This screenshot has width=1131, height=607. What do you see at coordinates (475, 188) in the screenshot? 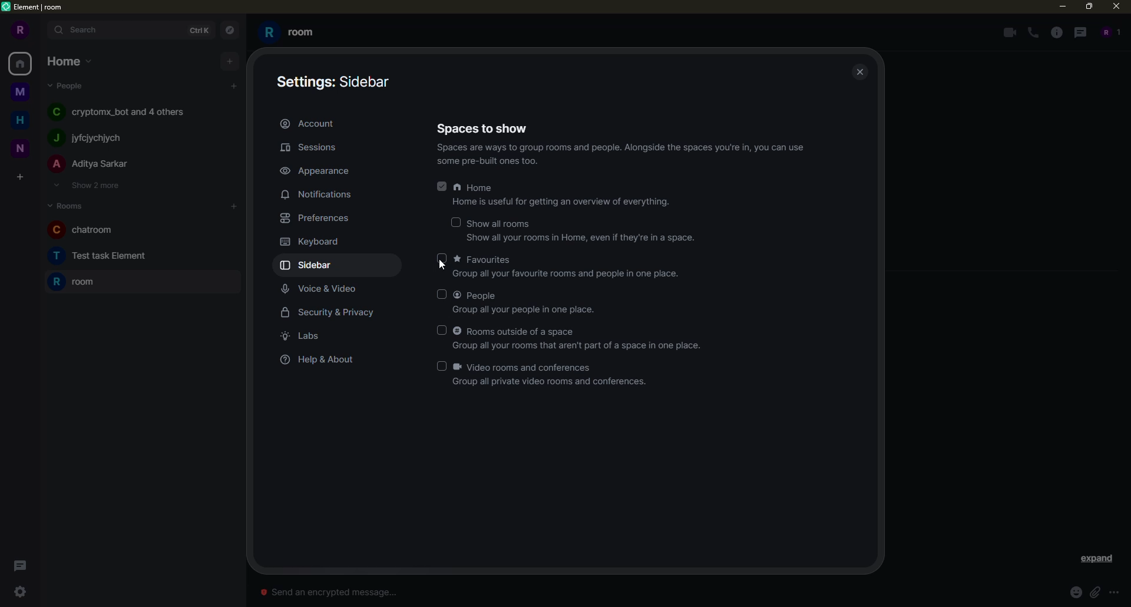
I see `home` at bounding box center [475, 188].